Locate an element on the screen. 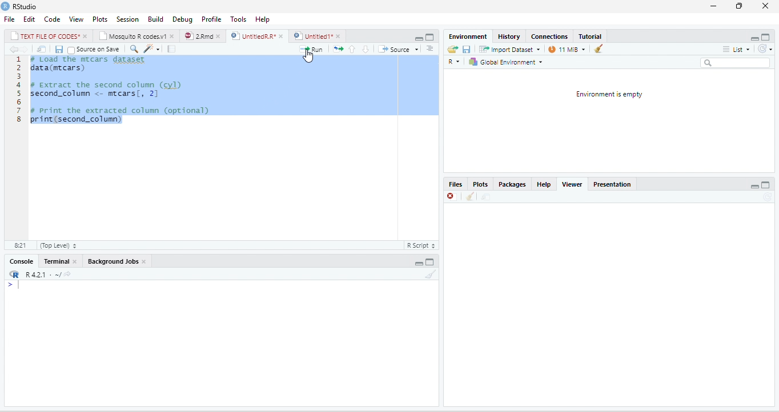  maximize is located at coordinates (767, 184).